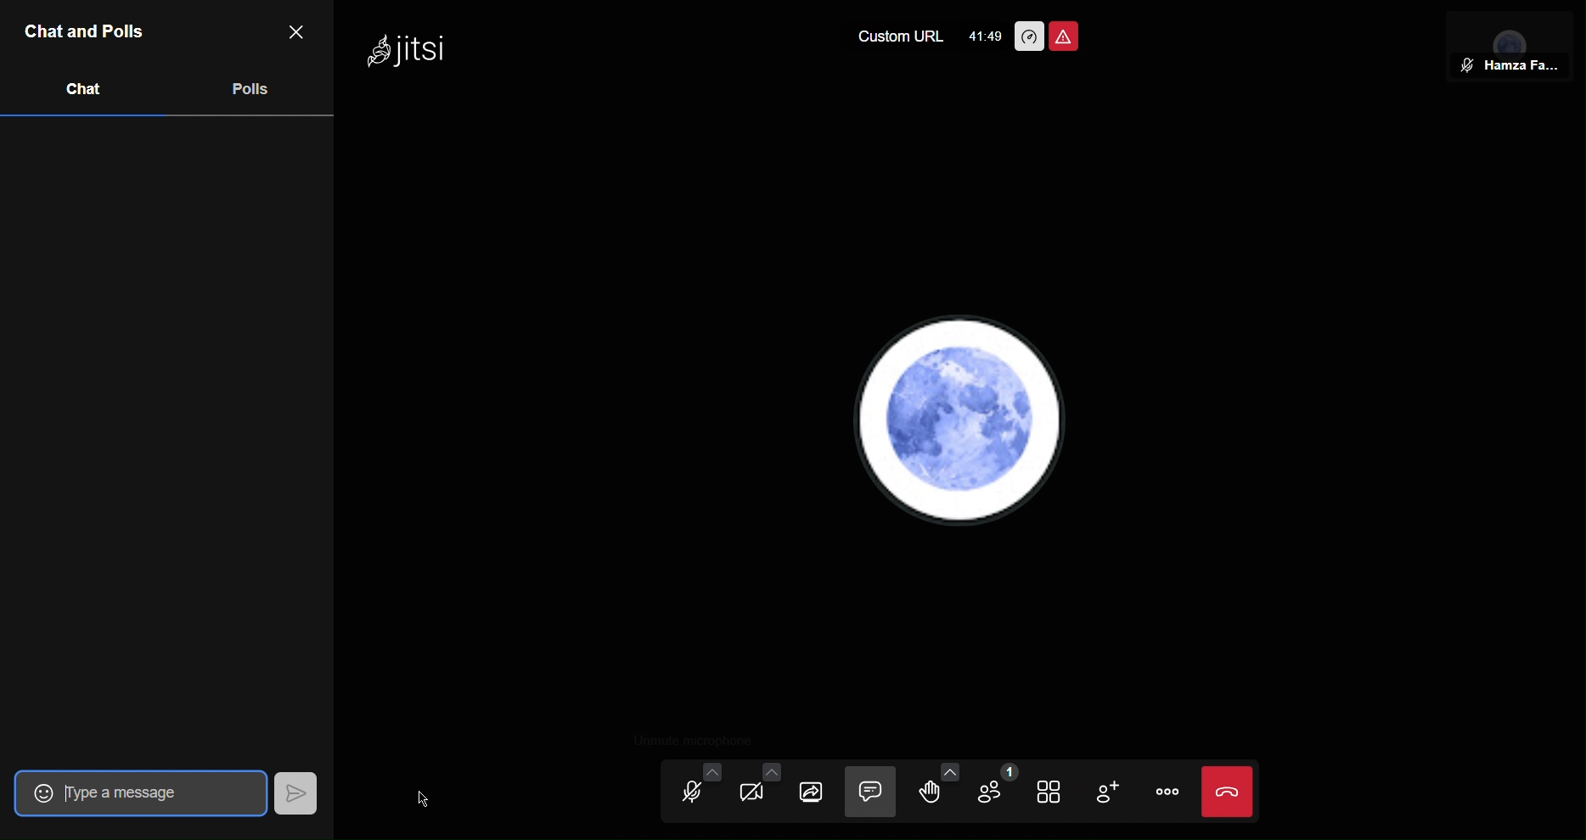 Image resolution: width=1586 pixels, height=840 pixels. What do you see at coordinates (1025, 36) in the screenshot?
I see `Performance Settings` at bounding box center [1025, 36].